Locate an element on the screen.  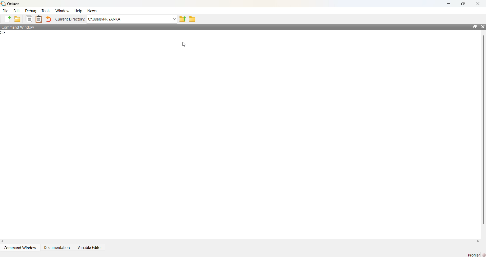
cursor is located at coordinates (184, 45).